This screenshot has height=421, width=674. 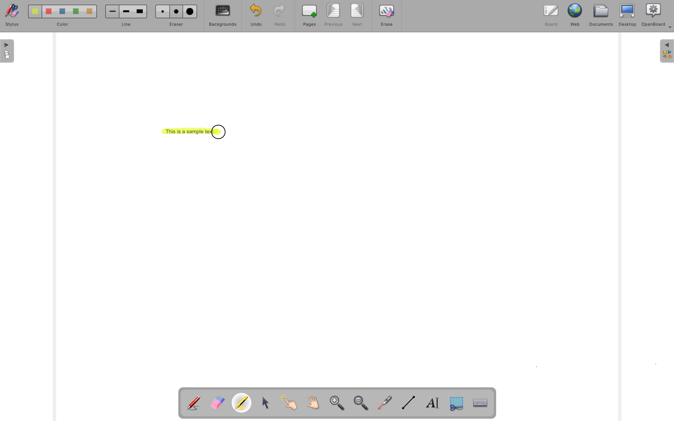 What do you see at coordinates (218, 131) in the screenshot?
I see `cursor` at bounding box center [218, 131].